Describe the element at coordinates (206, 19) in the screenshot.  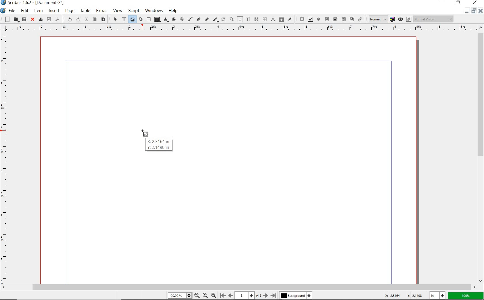
I see `freehand line` at that location.